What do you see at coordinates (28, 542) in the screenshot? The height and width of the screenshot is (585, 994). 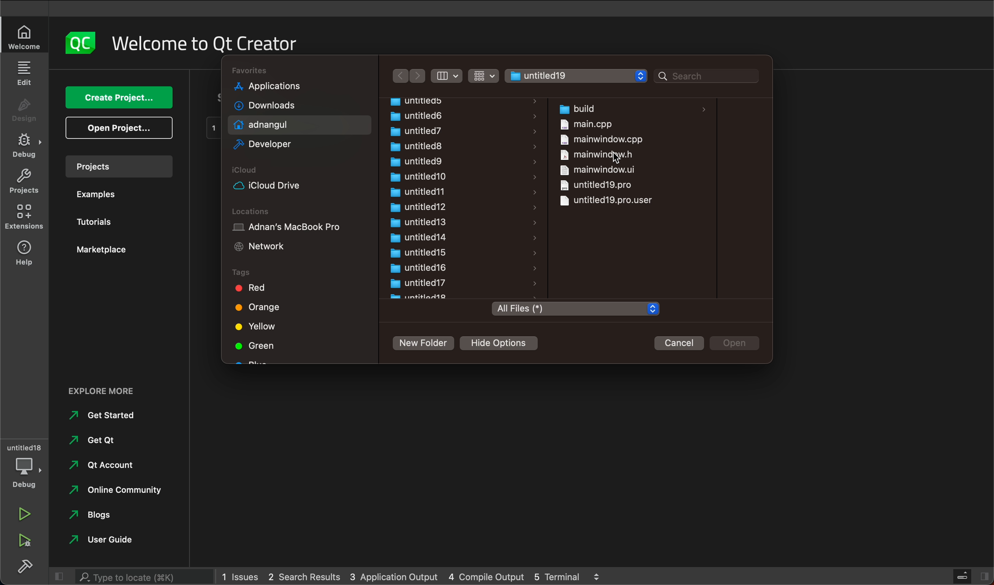 I see `run debug` at bounding box center [28, 542].